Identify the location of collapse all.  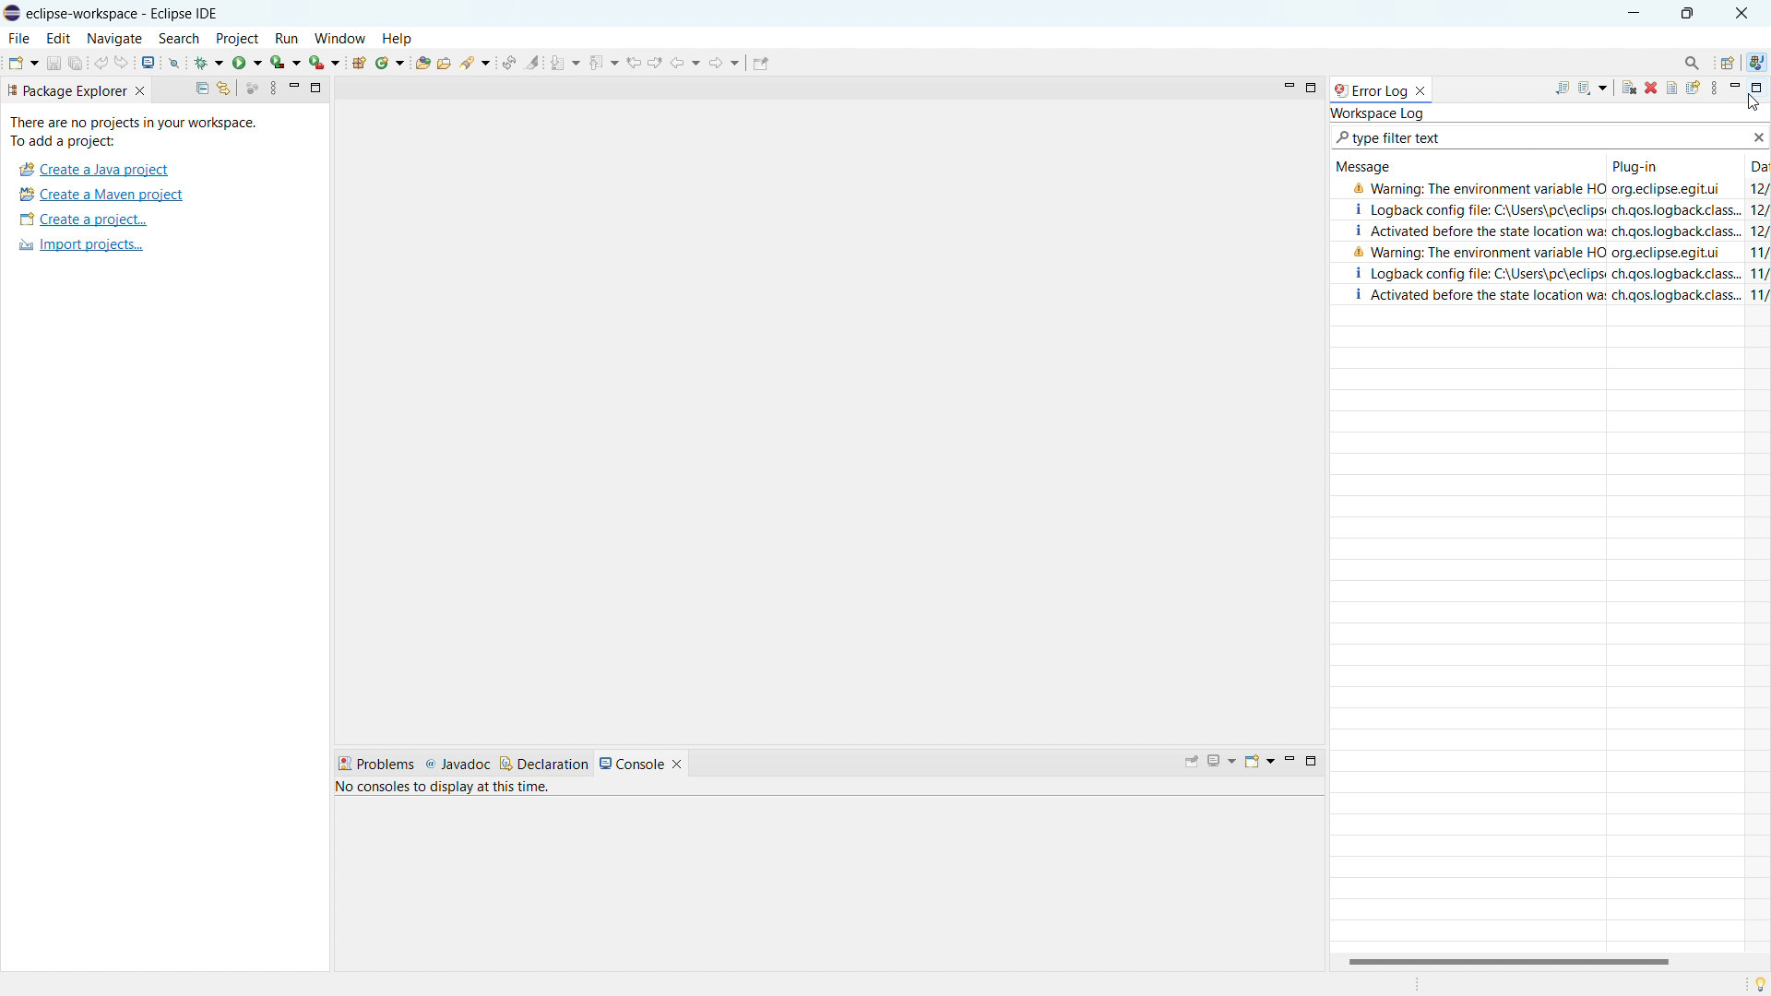
(193, 88).